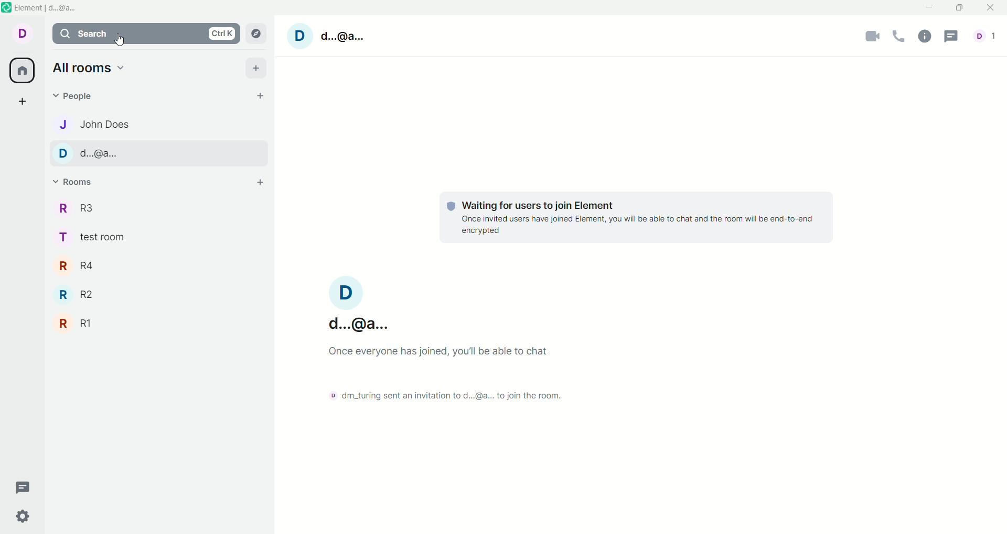  Describe the element at coordinates (20, 36) in the screenshot. I see `Current account` at that location.